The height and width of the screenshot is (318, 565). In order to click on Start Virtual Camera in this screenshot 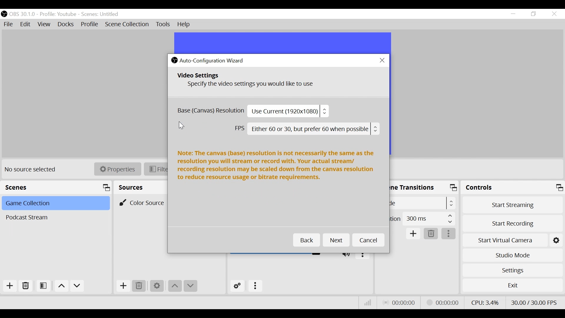, I will do `click(504, 240)`.